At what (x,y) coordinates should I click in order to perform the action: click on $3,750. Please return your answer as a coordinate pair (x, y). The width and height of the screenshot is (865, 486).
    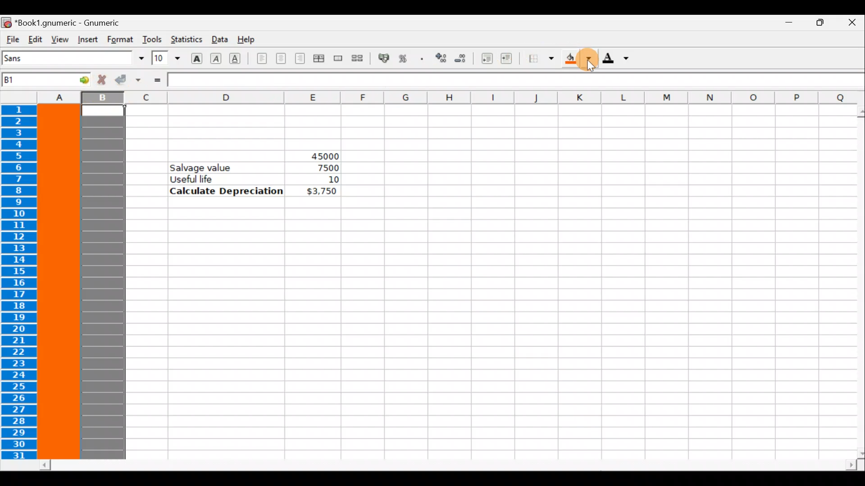
    Looking at the image, I should click on (321, 192).